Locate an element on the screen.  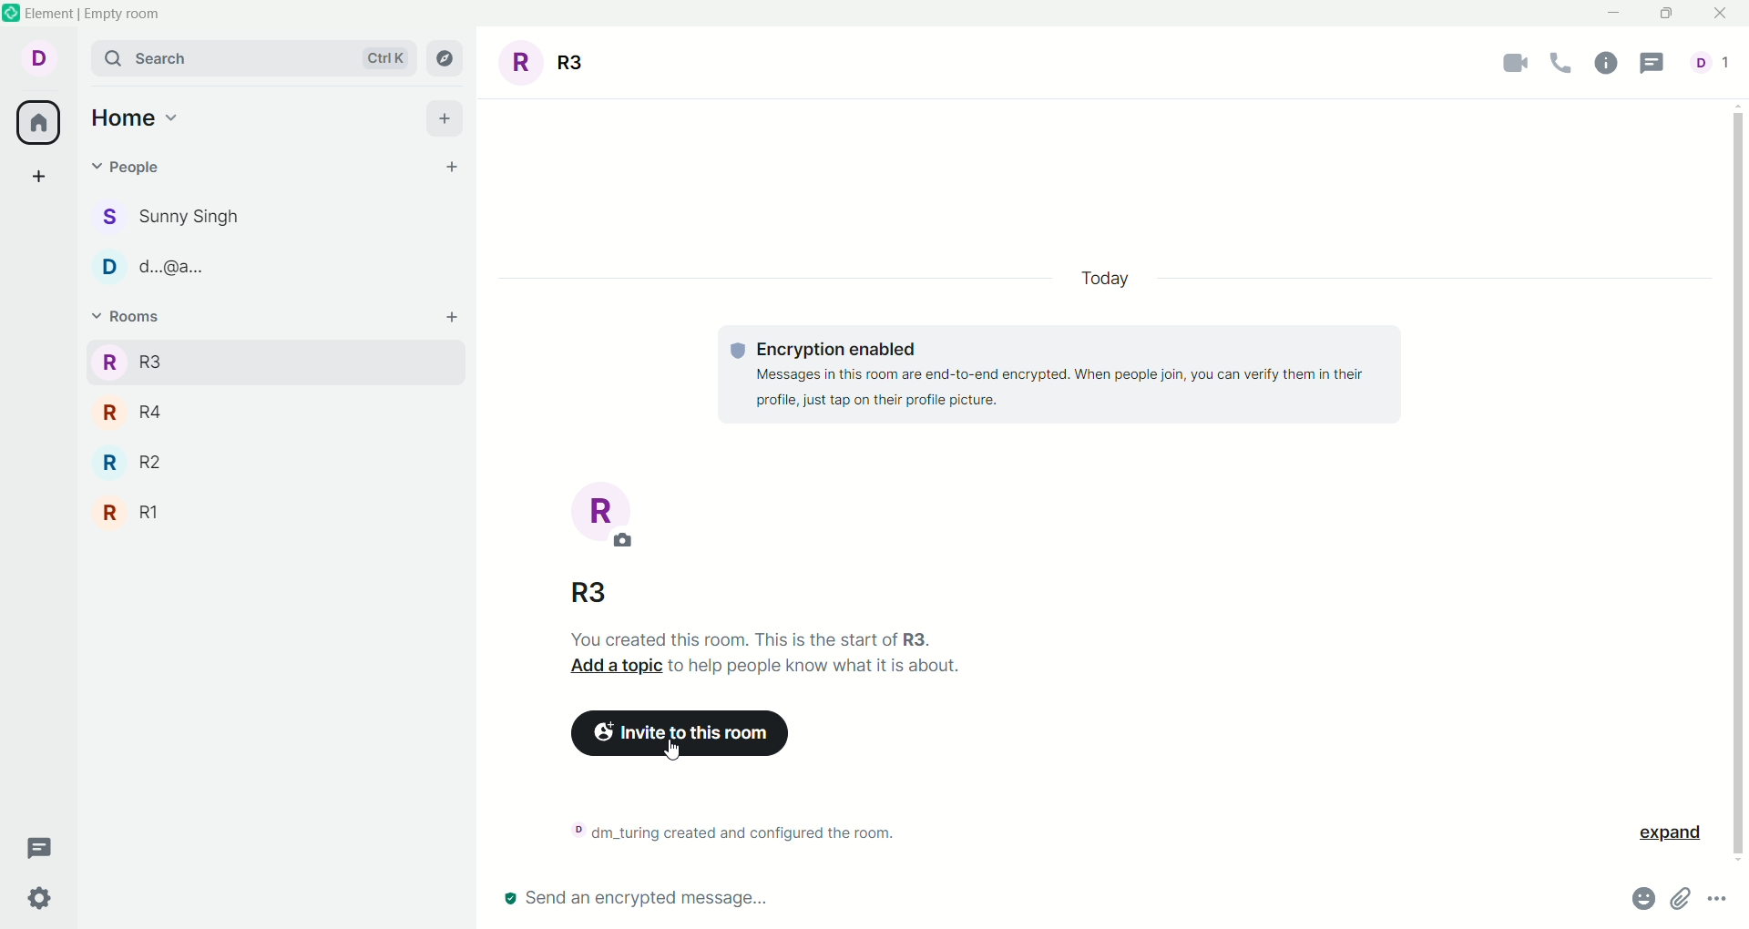
start chat is located at coordinates (452, 170).